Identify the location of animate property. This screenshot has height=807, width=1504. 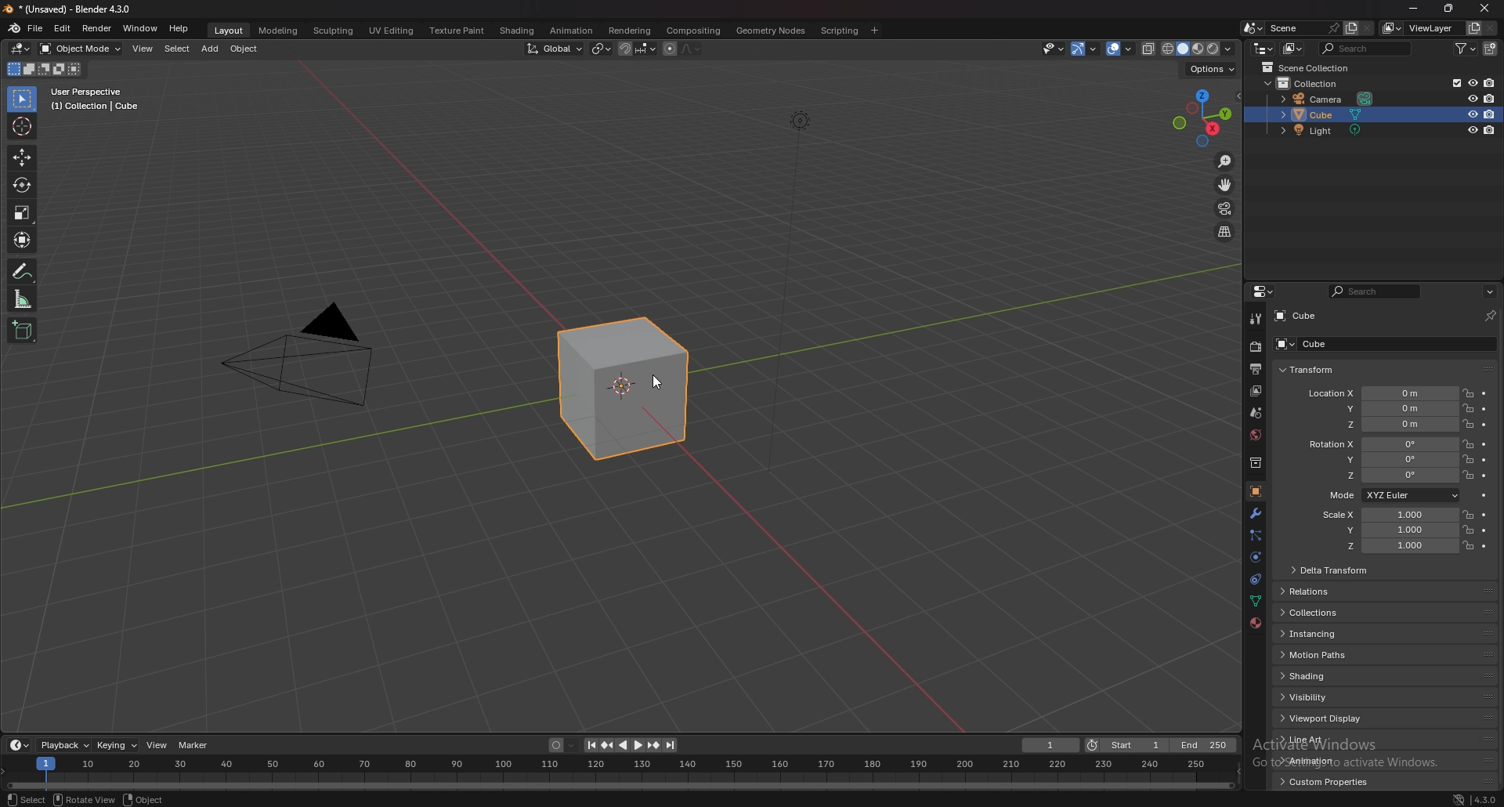
(1488, 495).